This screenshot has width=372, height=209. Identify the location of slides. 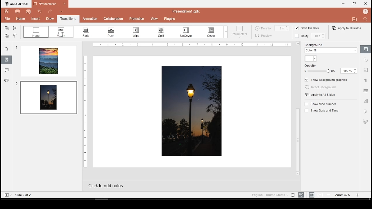
(7, 60).